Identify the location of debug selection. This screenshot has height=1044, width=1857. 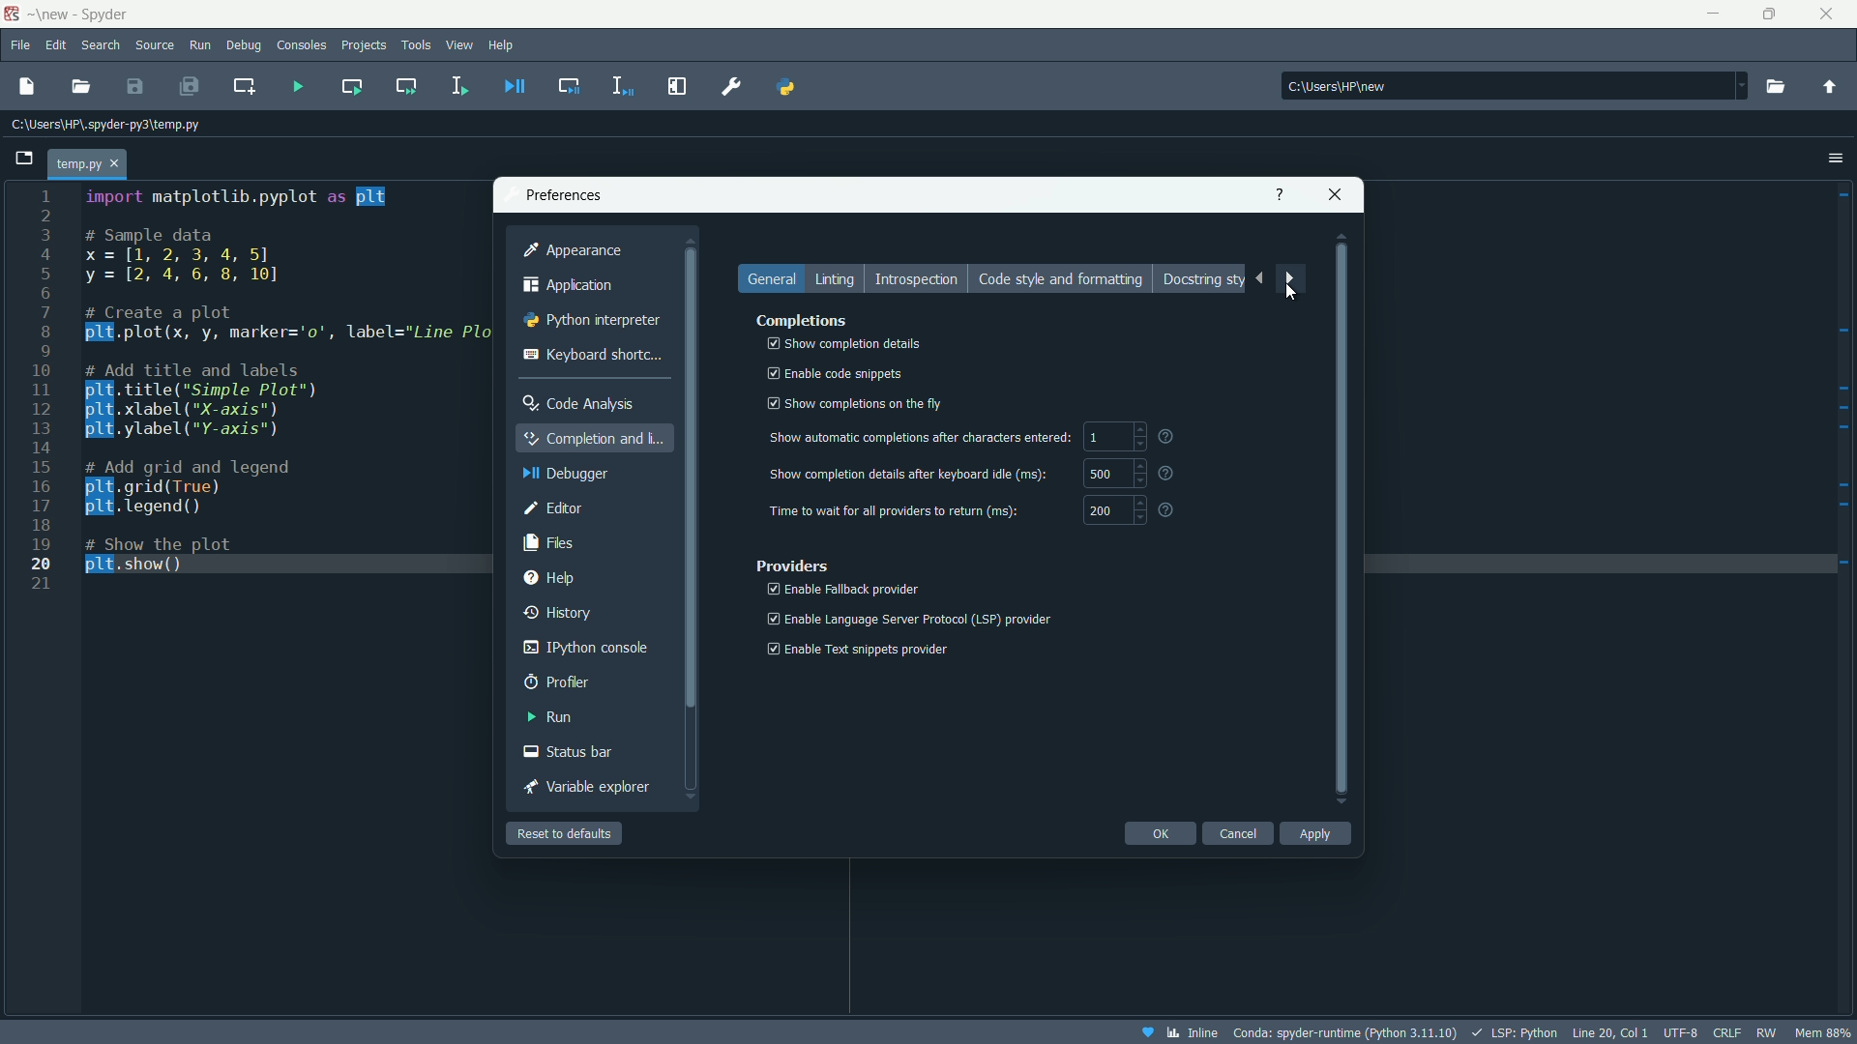
(624, 86).